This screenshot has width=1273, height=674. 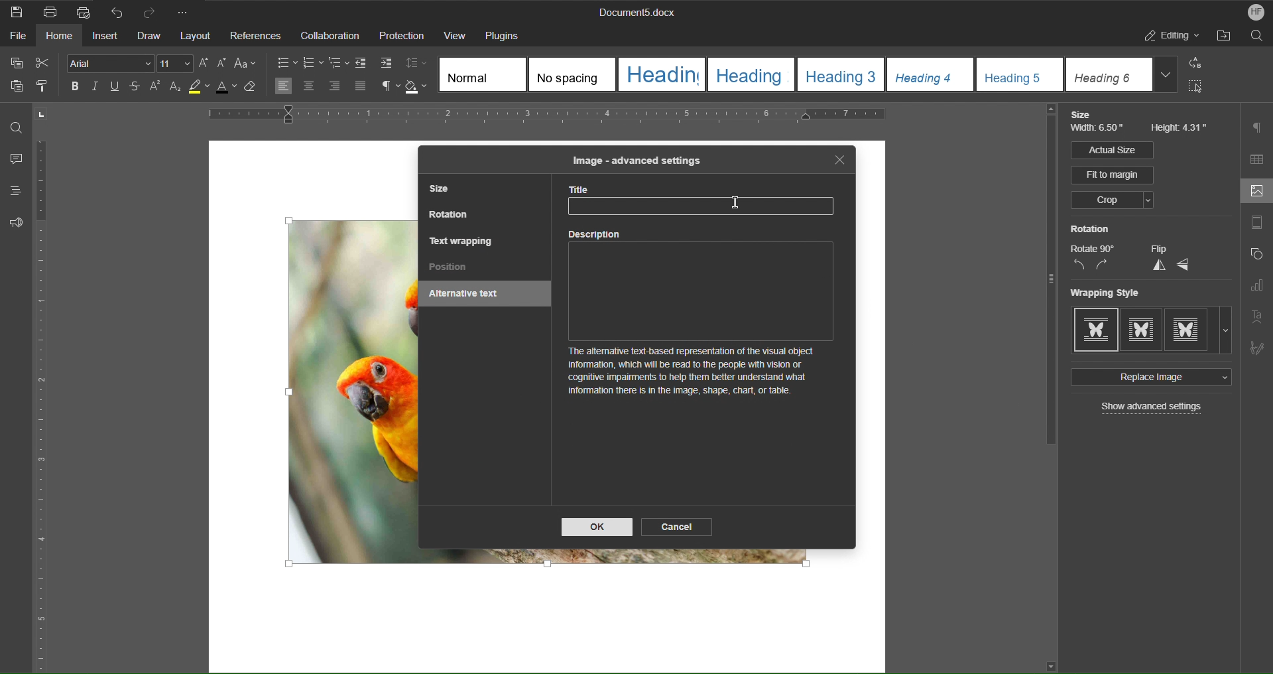 I want to click on Font, so click(x=107, y=63).